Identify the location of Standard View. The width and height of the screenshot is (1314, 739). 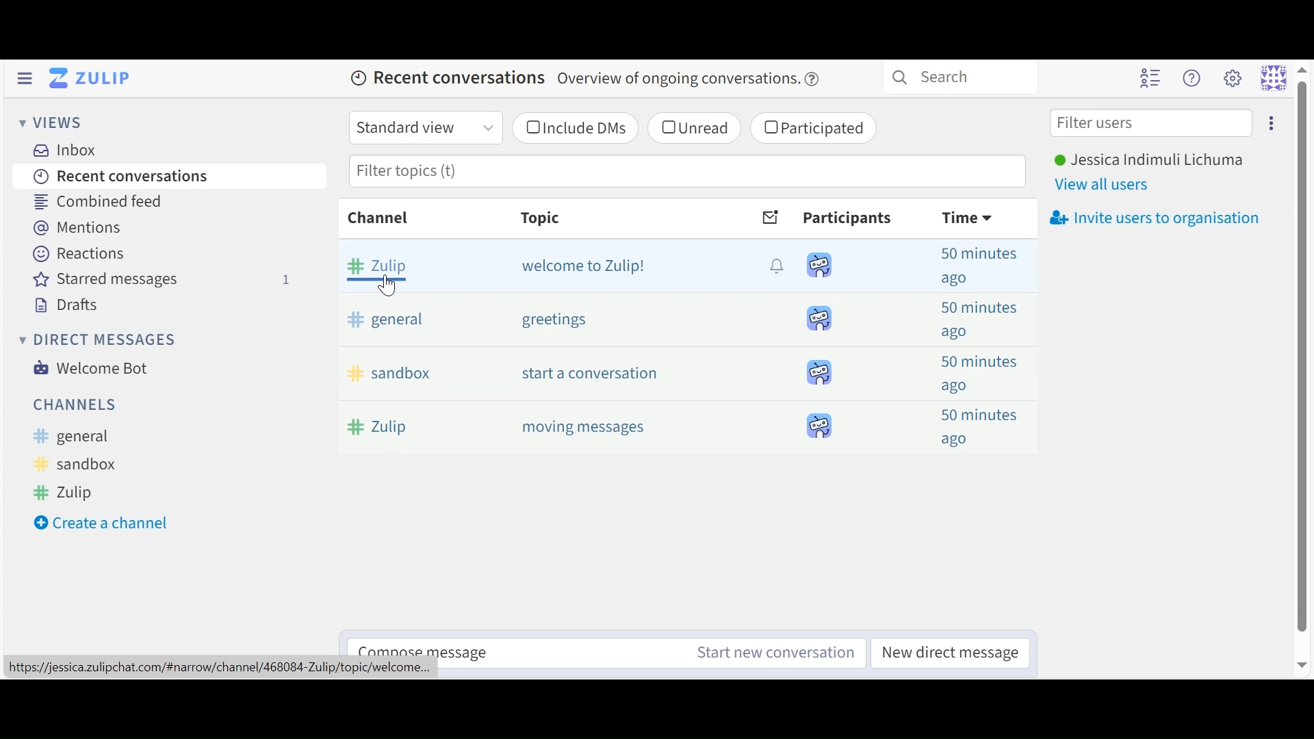
(437, 131).